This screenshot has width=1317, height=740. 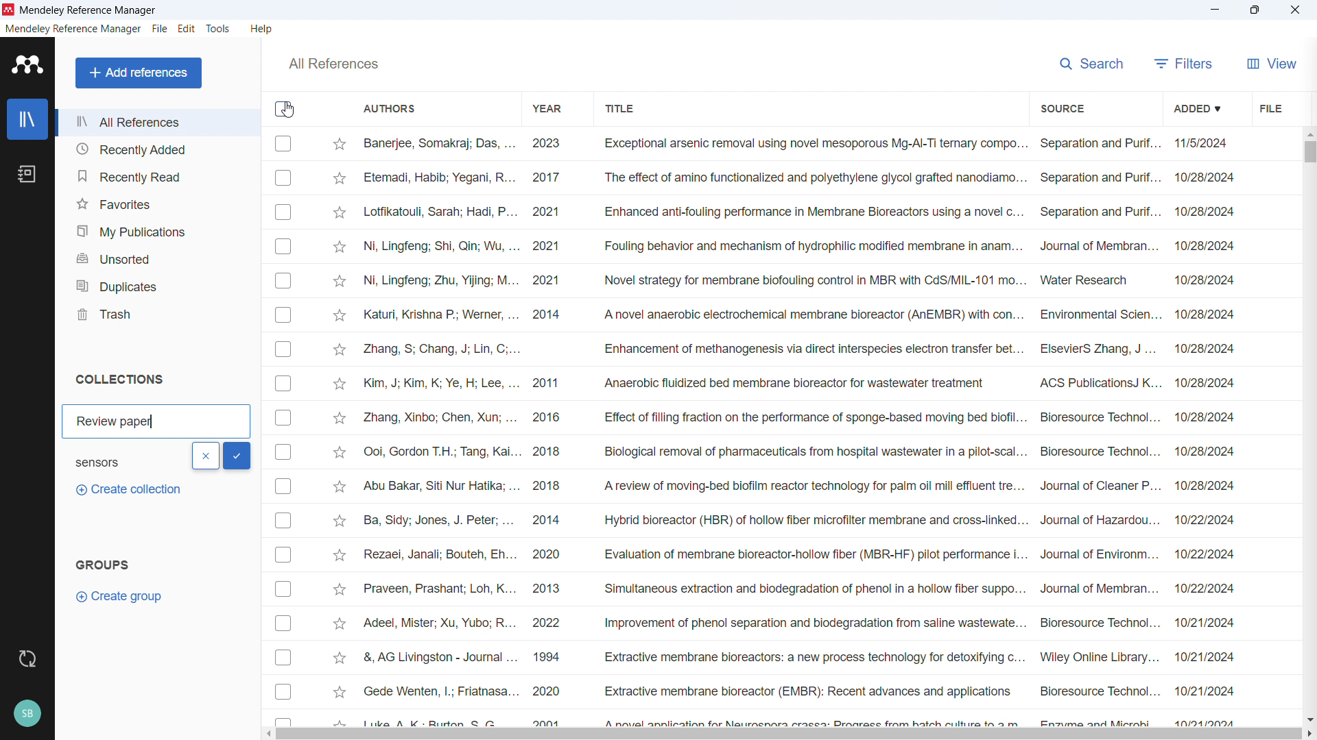 What do you see at coordinates (799, 212) in the screenshot?
I see `Lotfikatouli, Sarah; Hadi, P... 2021 Enhanced anti-fouling performance in Membrane Bioreactors using a novel c... Separation and Purif... 10/28/2024` at bounding box center [799, 212].